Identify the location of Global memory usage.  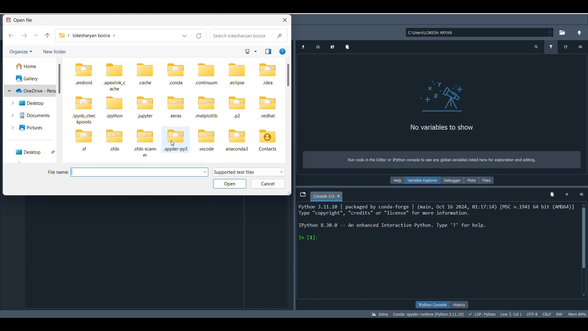
(575, 315).